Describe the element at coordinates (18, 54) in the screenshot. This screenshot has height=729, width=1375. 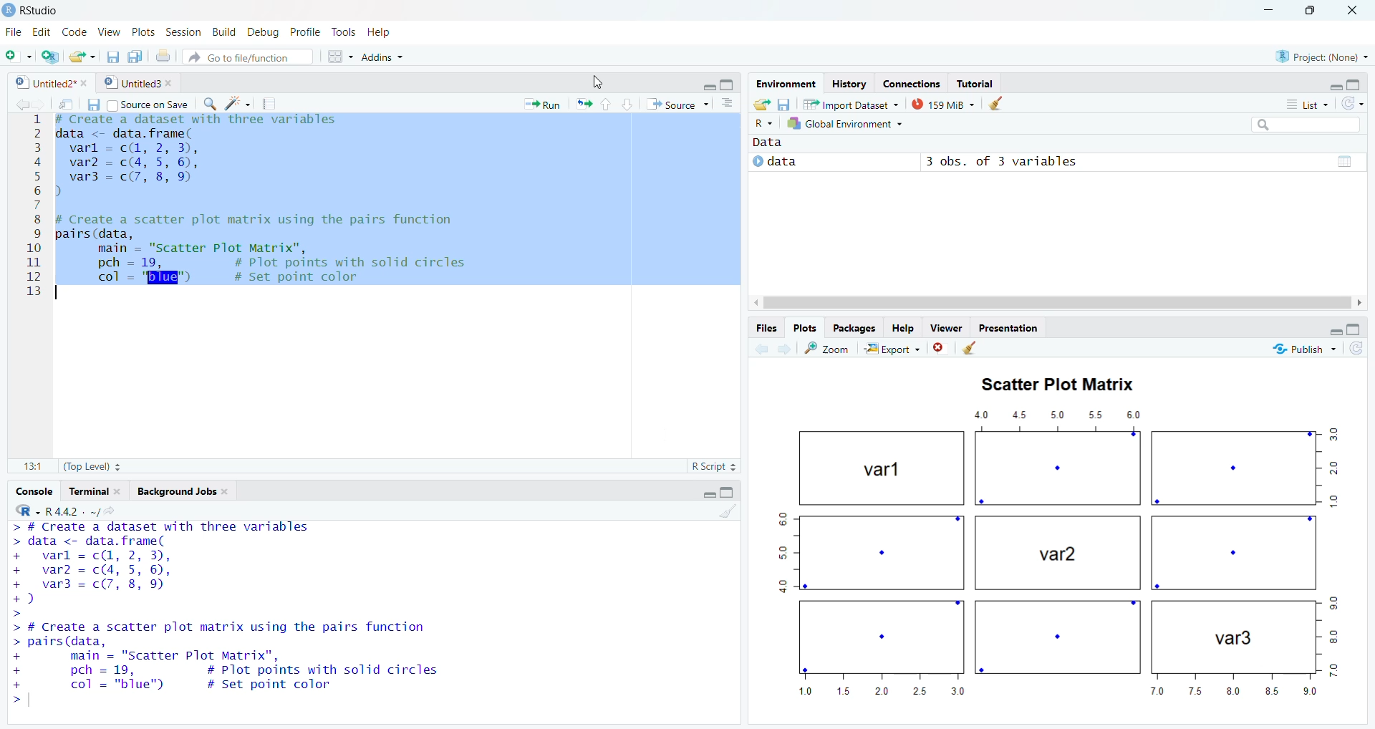
I see `New file` at that location.